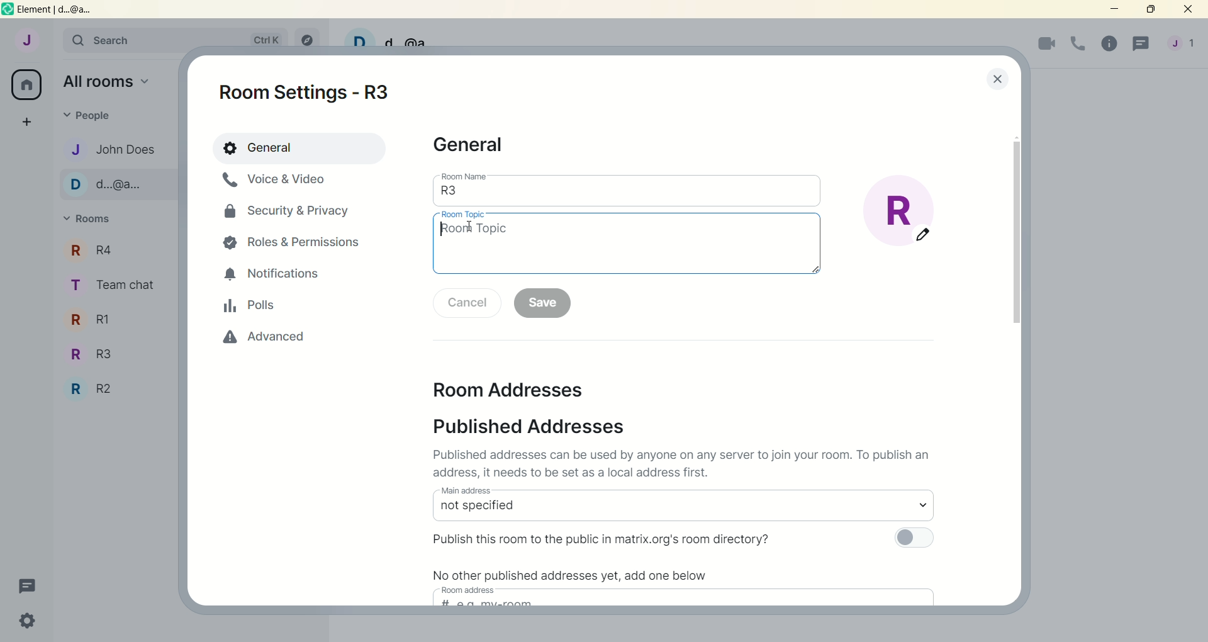 Image resolution: width=1208 pixels, height=642 pixels. I want to click on select main address, so click(678, 510).